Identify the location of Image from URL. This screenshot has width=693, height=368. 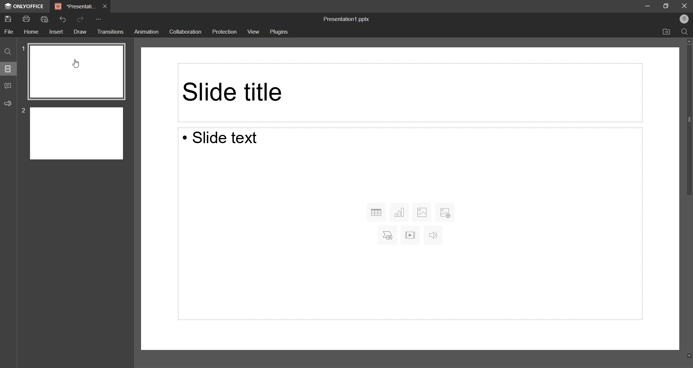
(445, 211).